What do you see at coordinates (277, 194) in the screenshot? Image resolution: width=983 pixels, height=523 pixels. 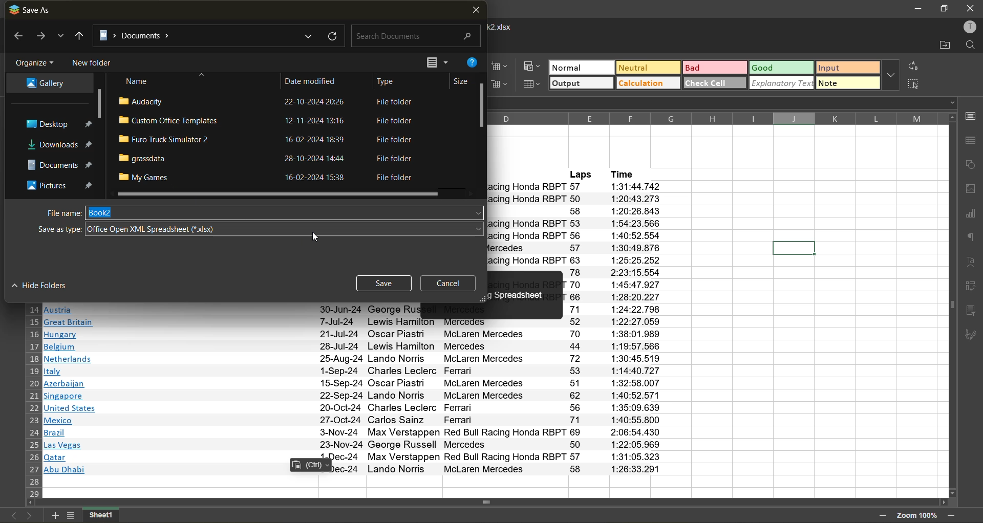 I see `horizontal scroll bar` at bounding box center [277, 194].